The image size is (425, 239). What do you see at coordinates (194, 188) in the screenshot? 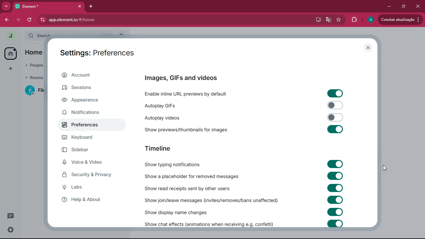
I see `show read receipts sent by other users` at bounding box center [194, 188].